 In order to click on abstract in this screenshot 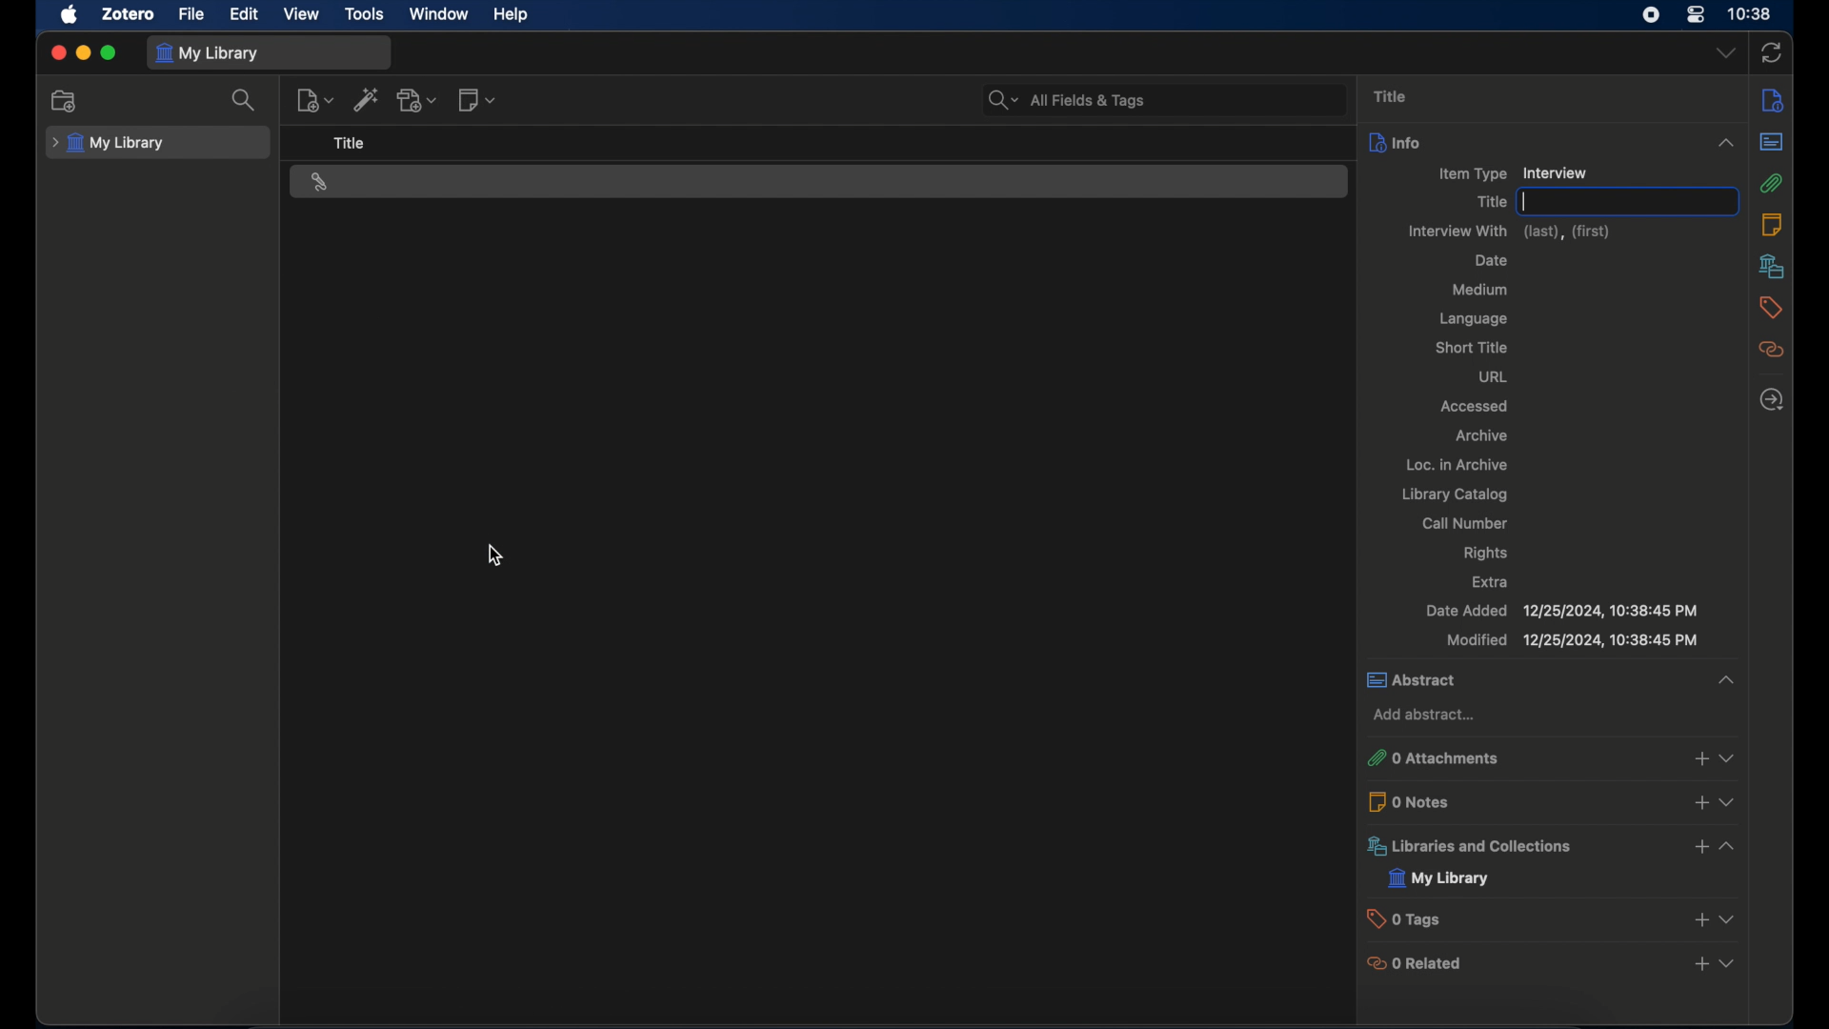, I will do `click(1554, 681)`.